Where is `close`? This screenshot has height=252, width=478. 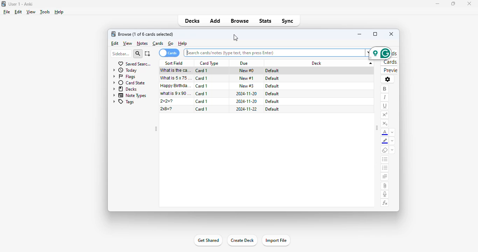
close is located at coordinates (469, 3).